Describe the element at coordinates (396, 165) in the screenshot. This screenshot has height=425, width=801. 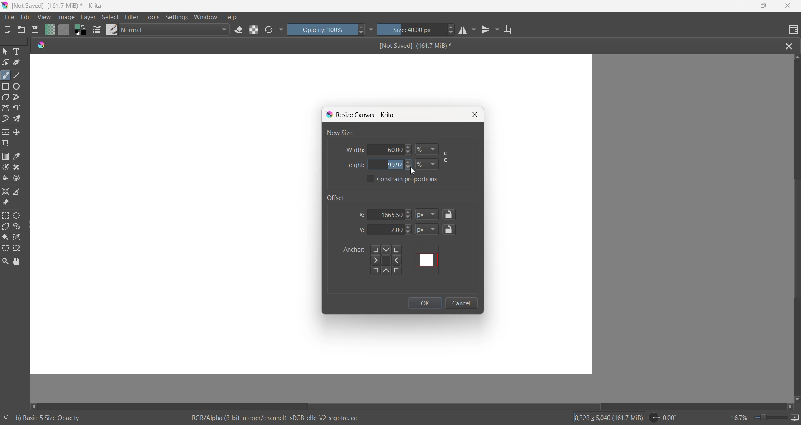
I see `height value` at that location.